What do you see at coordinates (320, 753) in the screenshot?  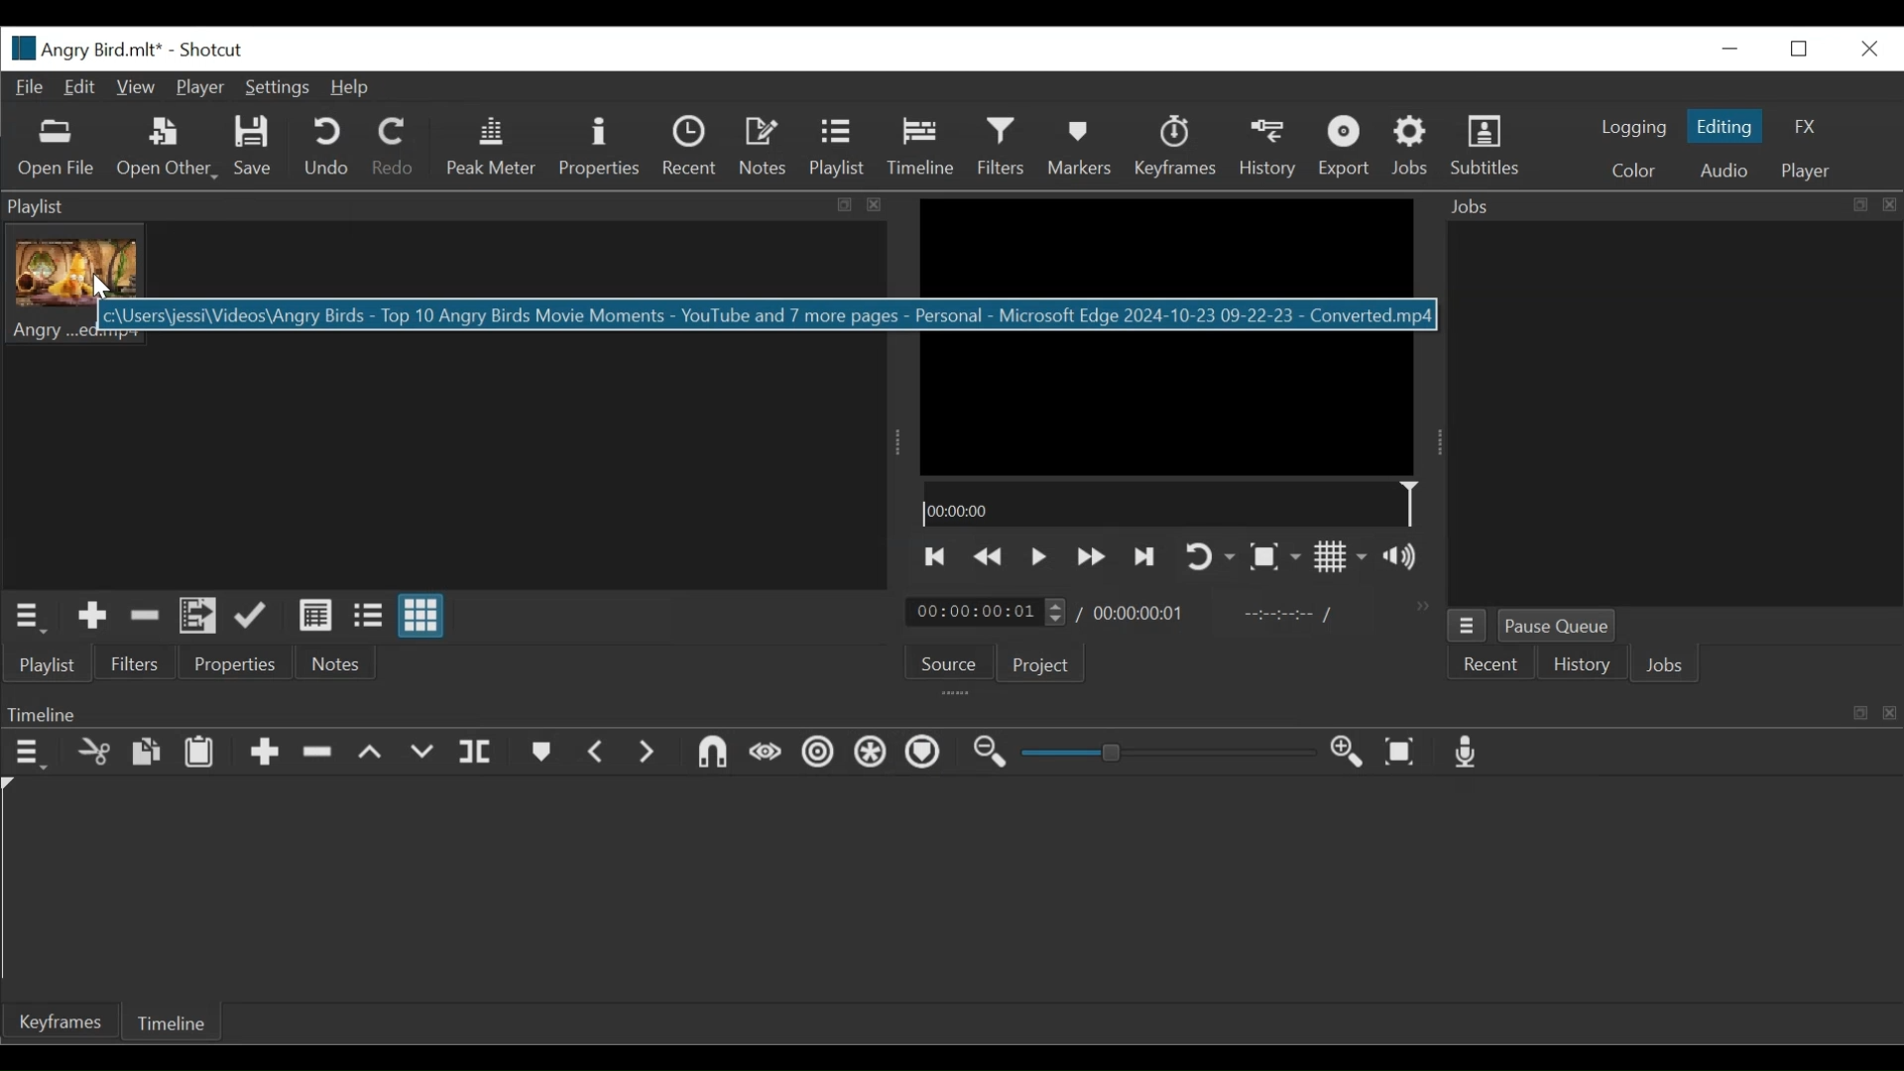 I see `Ripple Delete` at bounding box center [320, 753].